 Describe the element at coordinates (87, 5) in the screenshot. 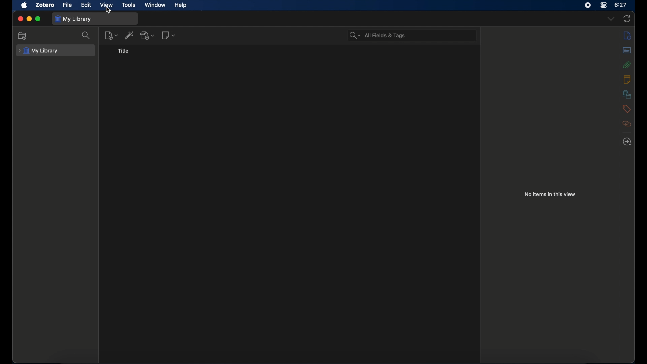

I see `edit` at that location.